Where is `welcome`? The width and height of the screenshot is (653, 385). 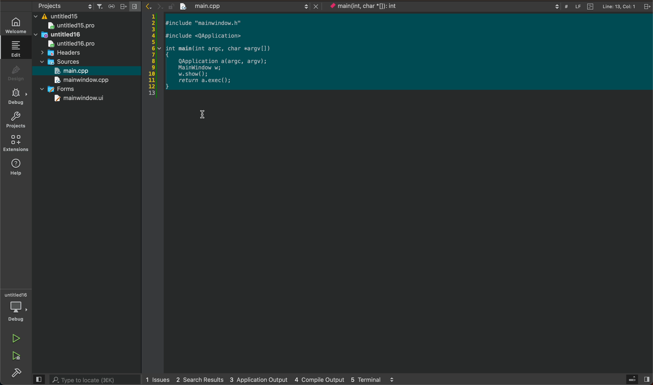
welcome is located at coordinates (17, 24).